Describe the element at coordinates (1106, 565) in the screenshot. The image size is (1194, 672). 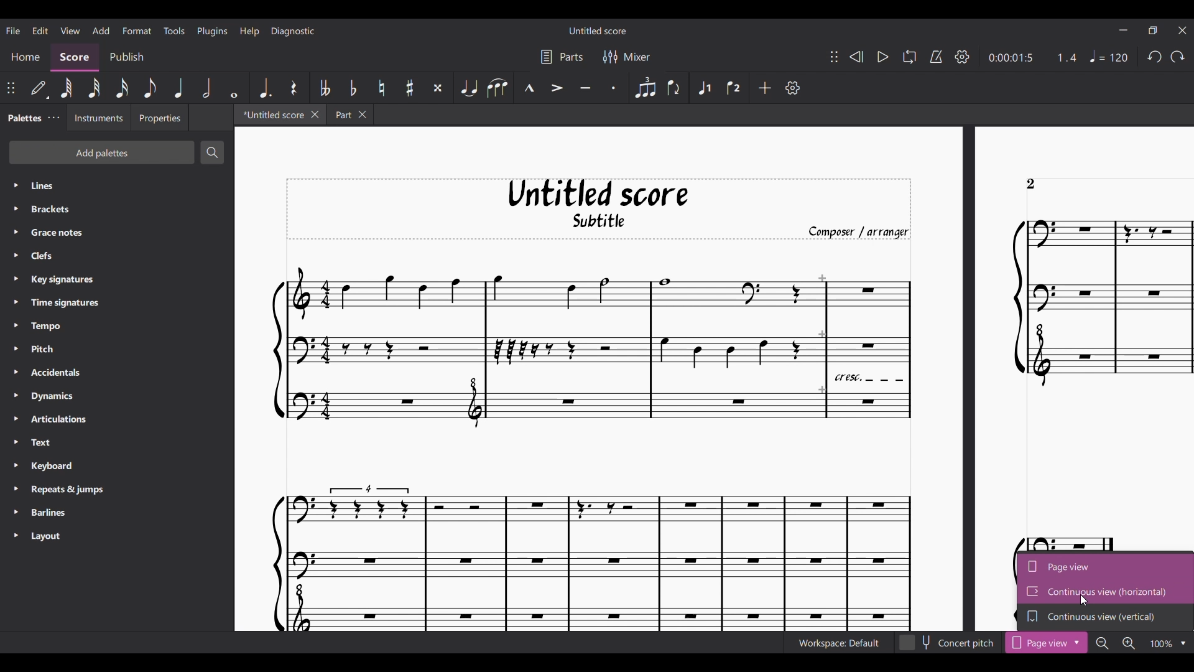
I see `Page view, current view of page highlighted` at that location.